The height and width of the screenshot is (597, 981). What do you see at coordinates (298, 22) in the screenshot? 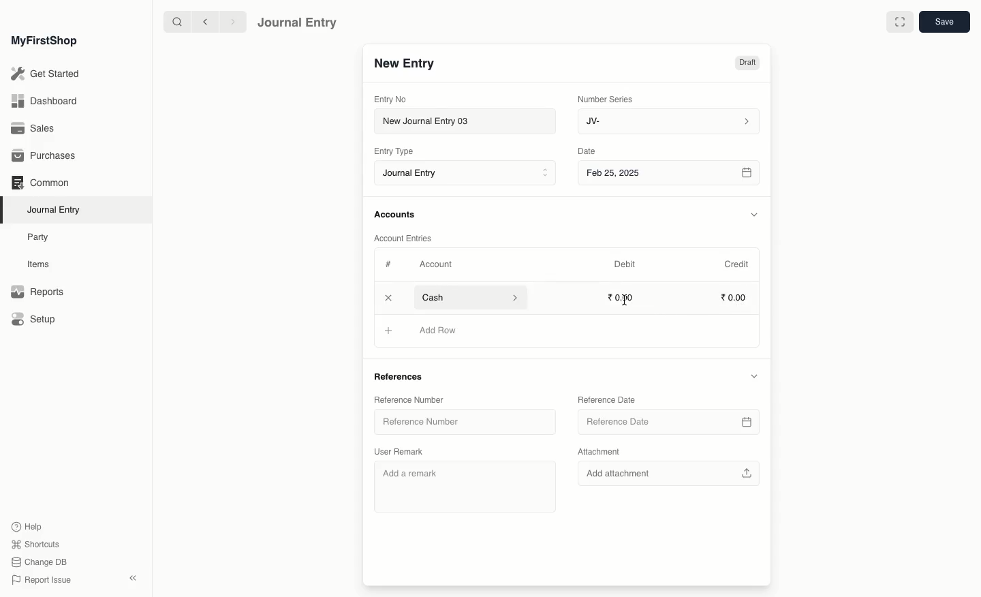
I see `Journal Entry` at bounding box center [298, 22].